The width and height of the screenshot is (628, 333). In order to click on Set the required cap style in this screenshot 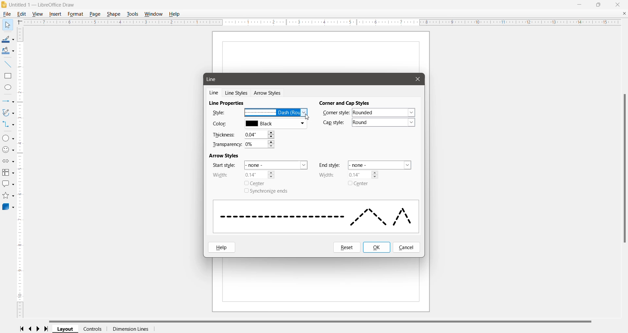, I will do `click(383, 122)`.